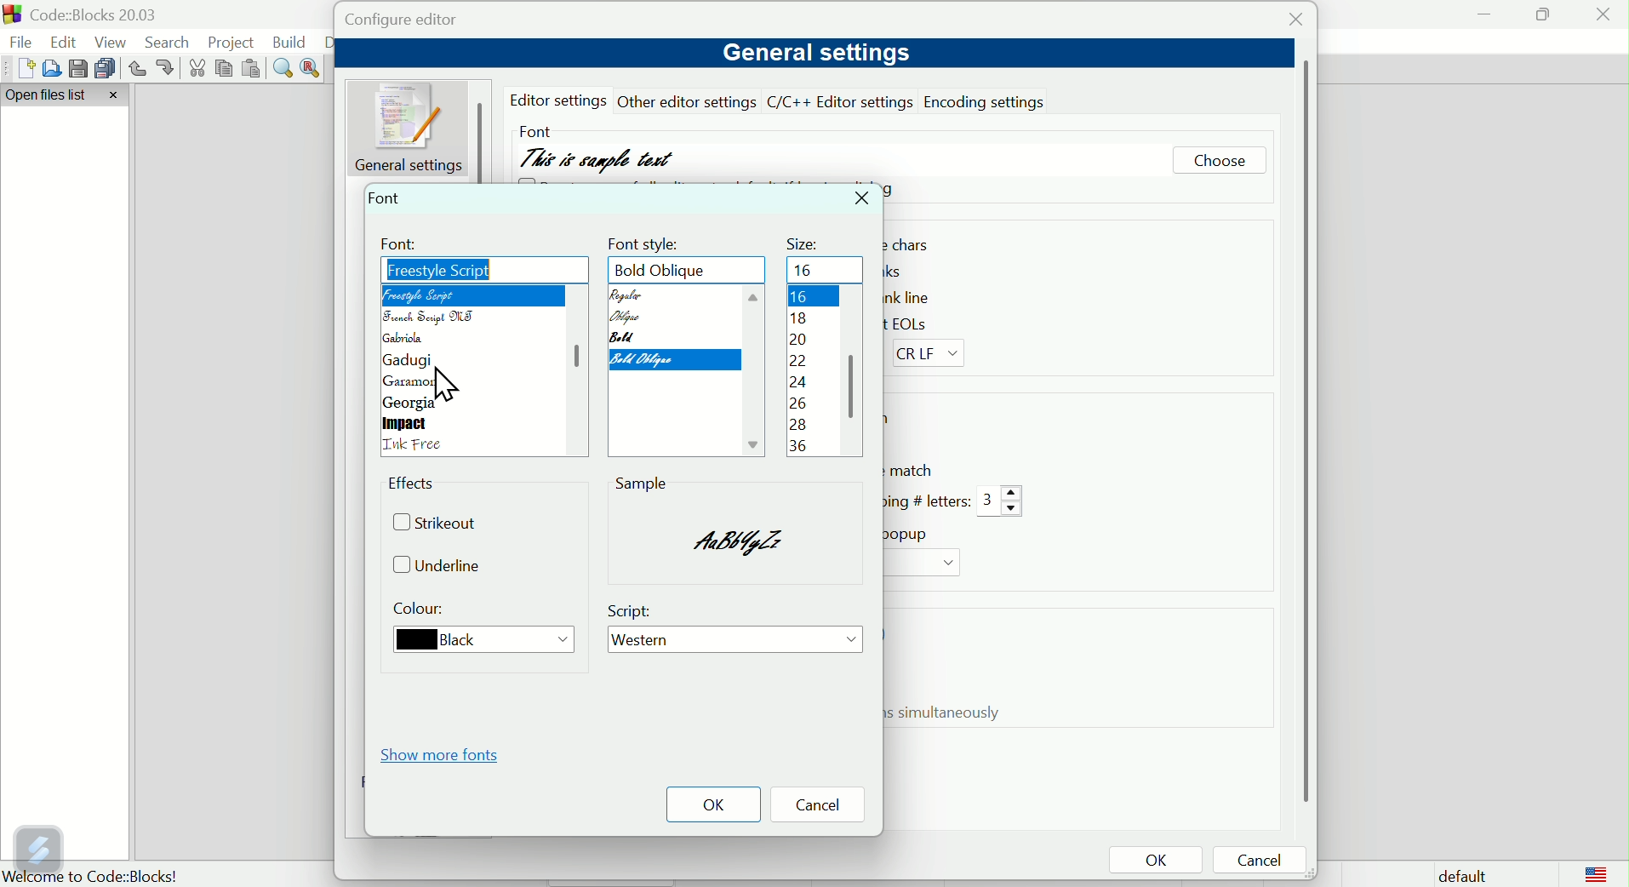 The height and width of the screenshot is (887, 1629). I want to click on sample, so click(750, 539).